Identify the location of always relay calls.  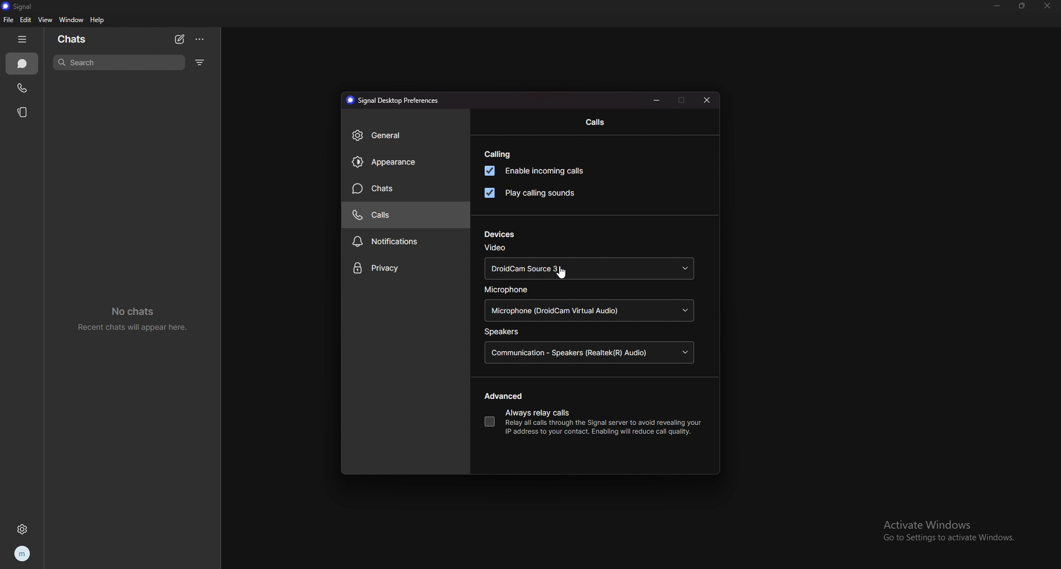
(489, 422).